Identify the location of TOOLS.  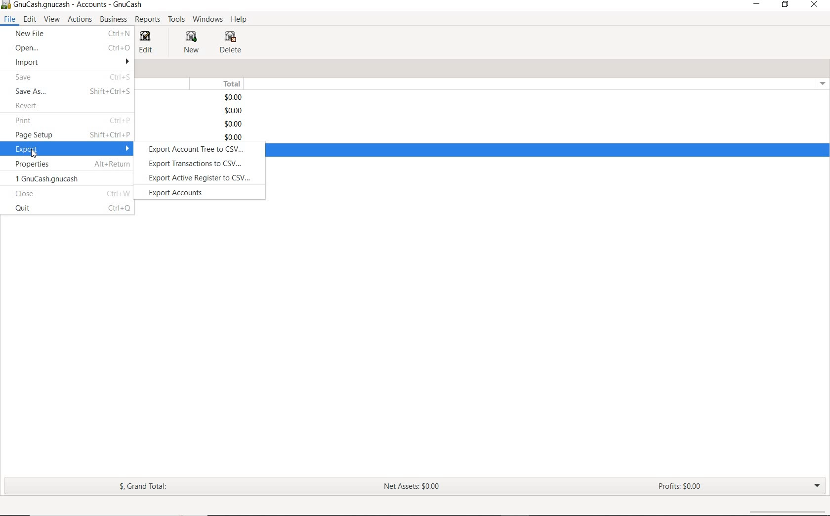
(177, 20).